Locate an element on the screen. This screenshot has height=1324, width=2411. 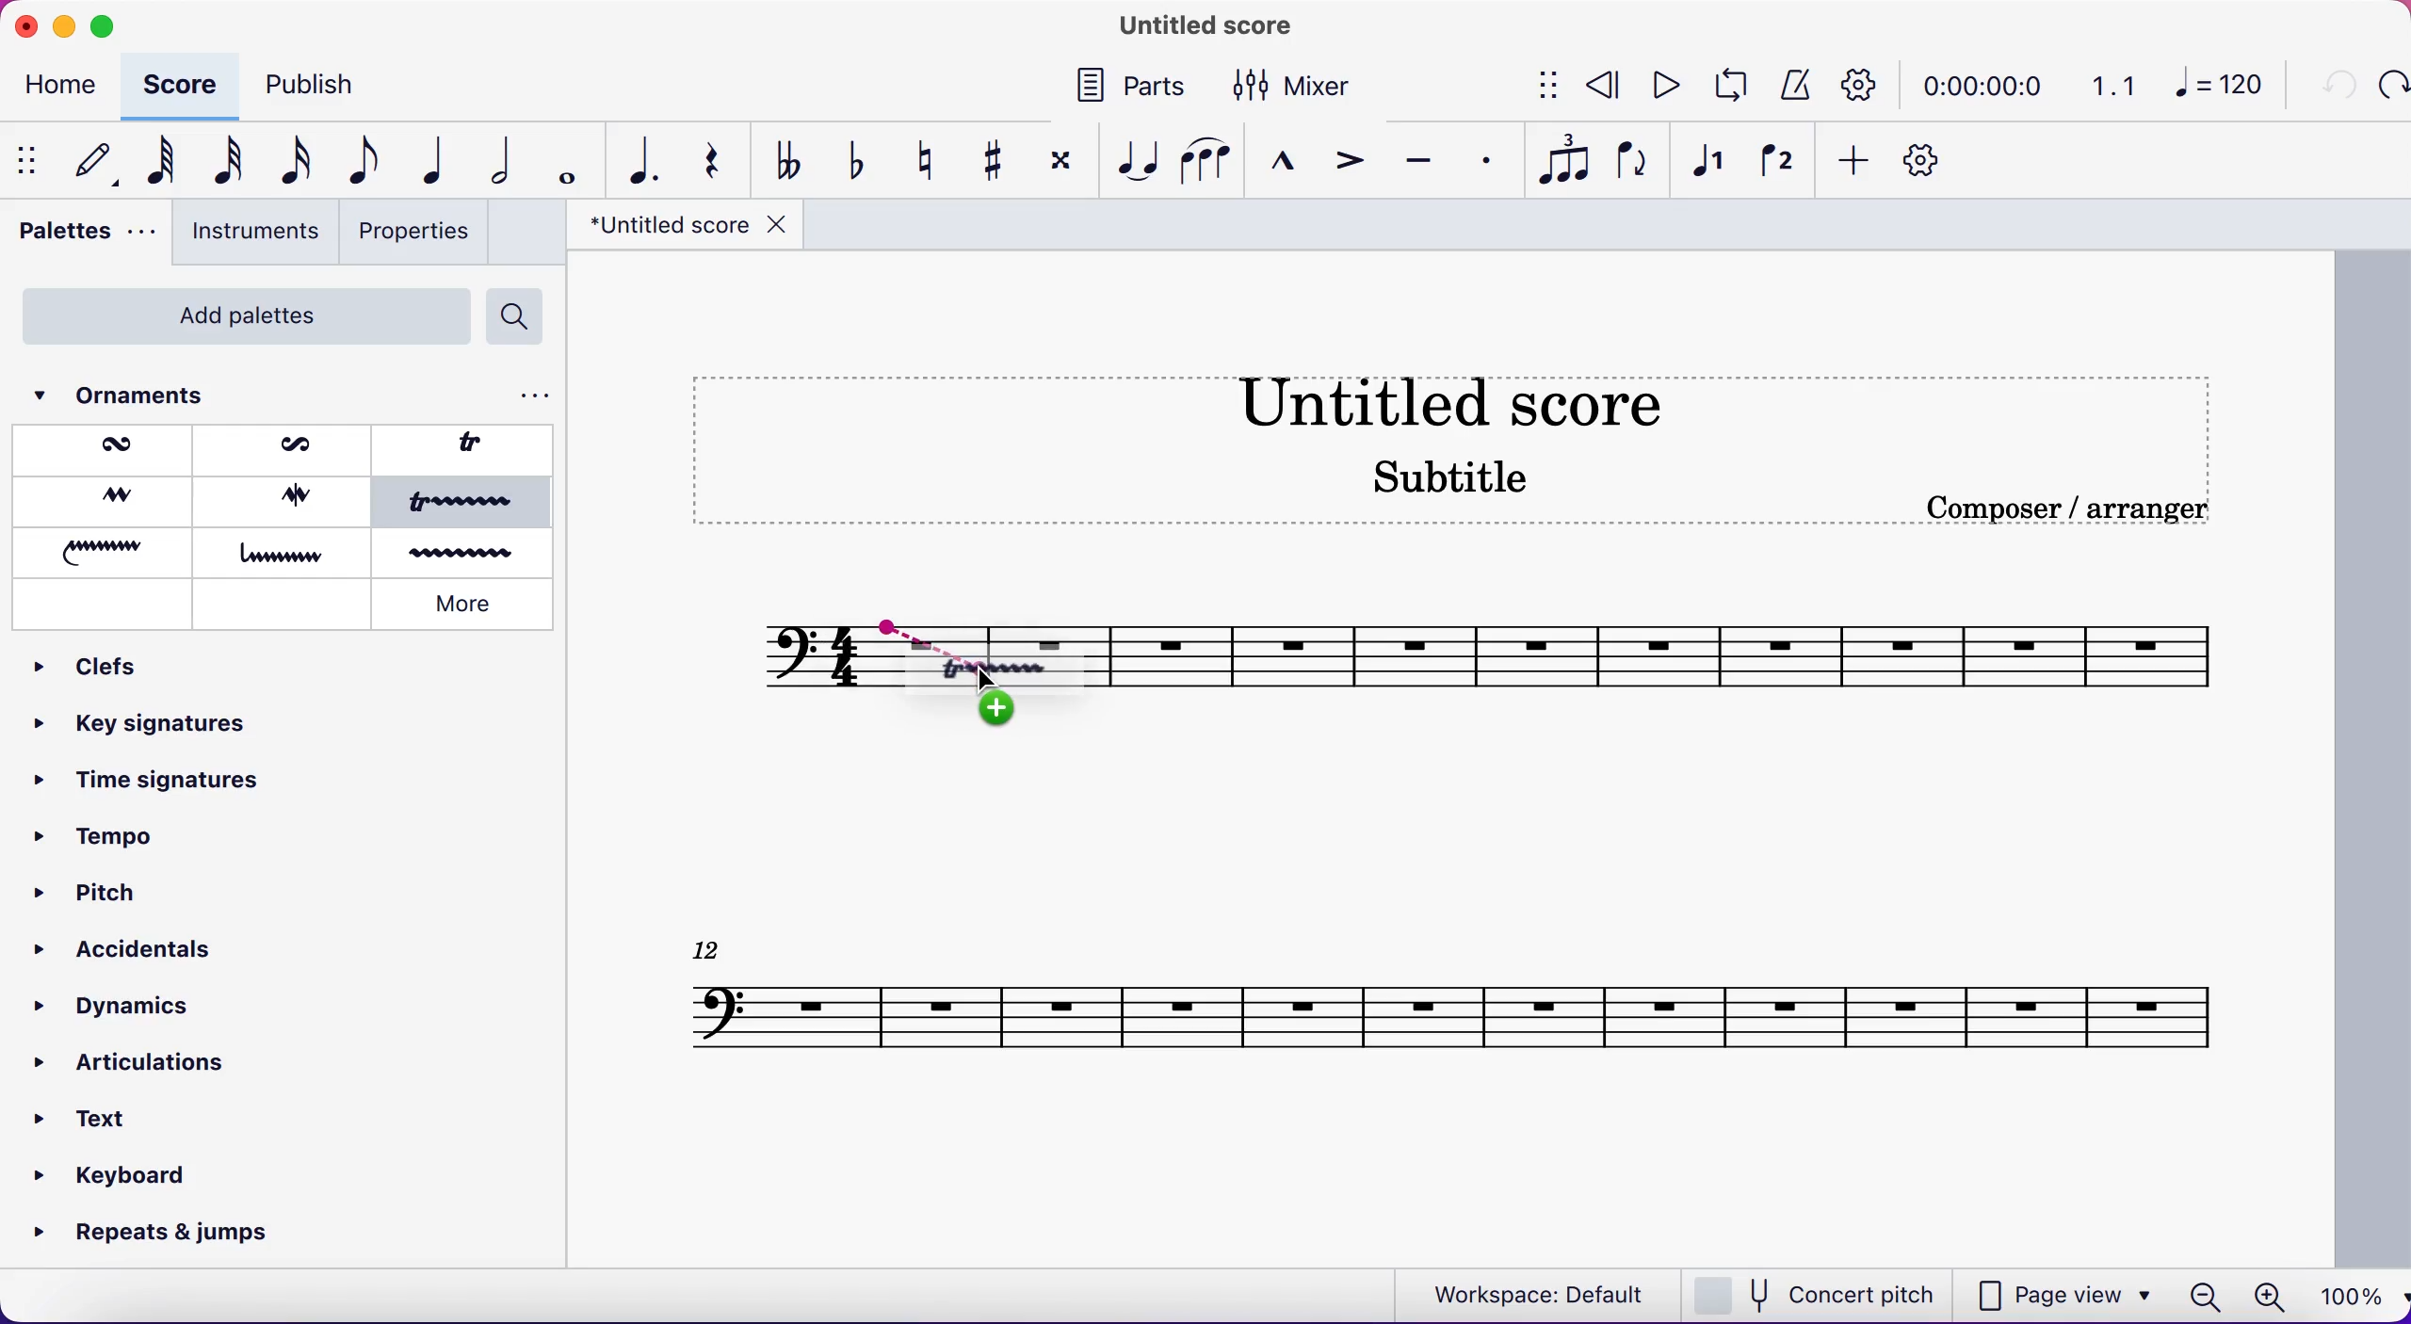
play is located at coordinates (1665, 88).